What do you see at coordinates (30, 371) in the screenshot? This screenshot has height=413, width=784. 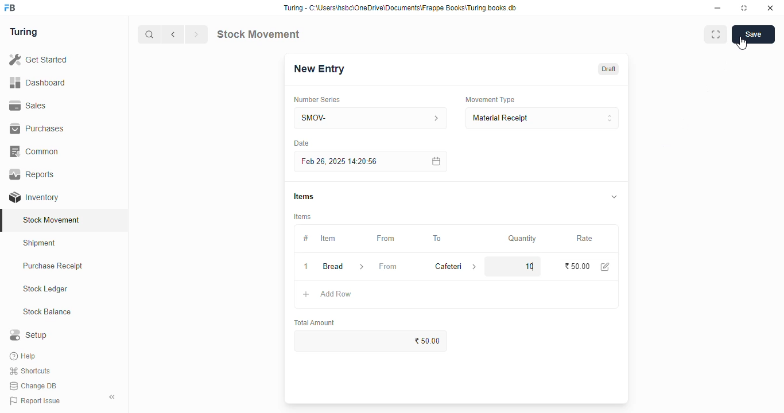 I see `shortcuts` at bounding box center [30, 371].